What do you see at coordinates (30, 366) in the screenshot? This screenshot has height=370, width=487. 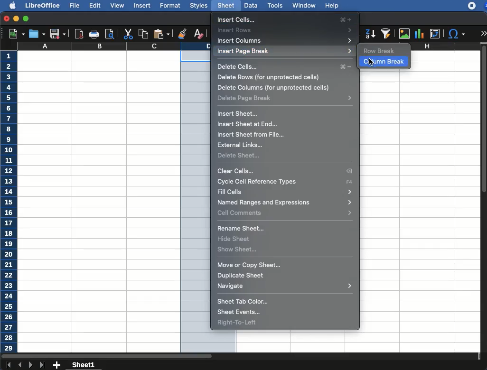 I see `next sheet` at bounding box center [30, 366].